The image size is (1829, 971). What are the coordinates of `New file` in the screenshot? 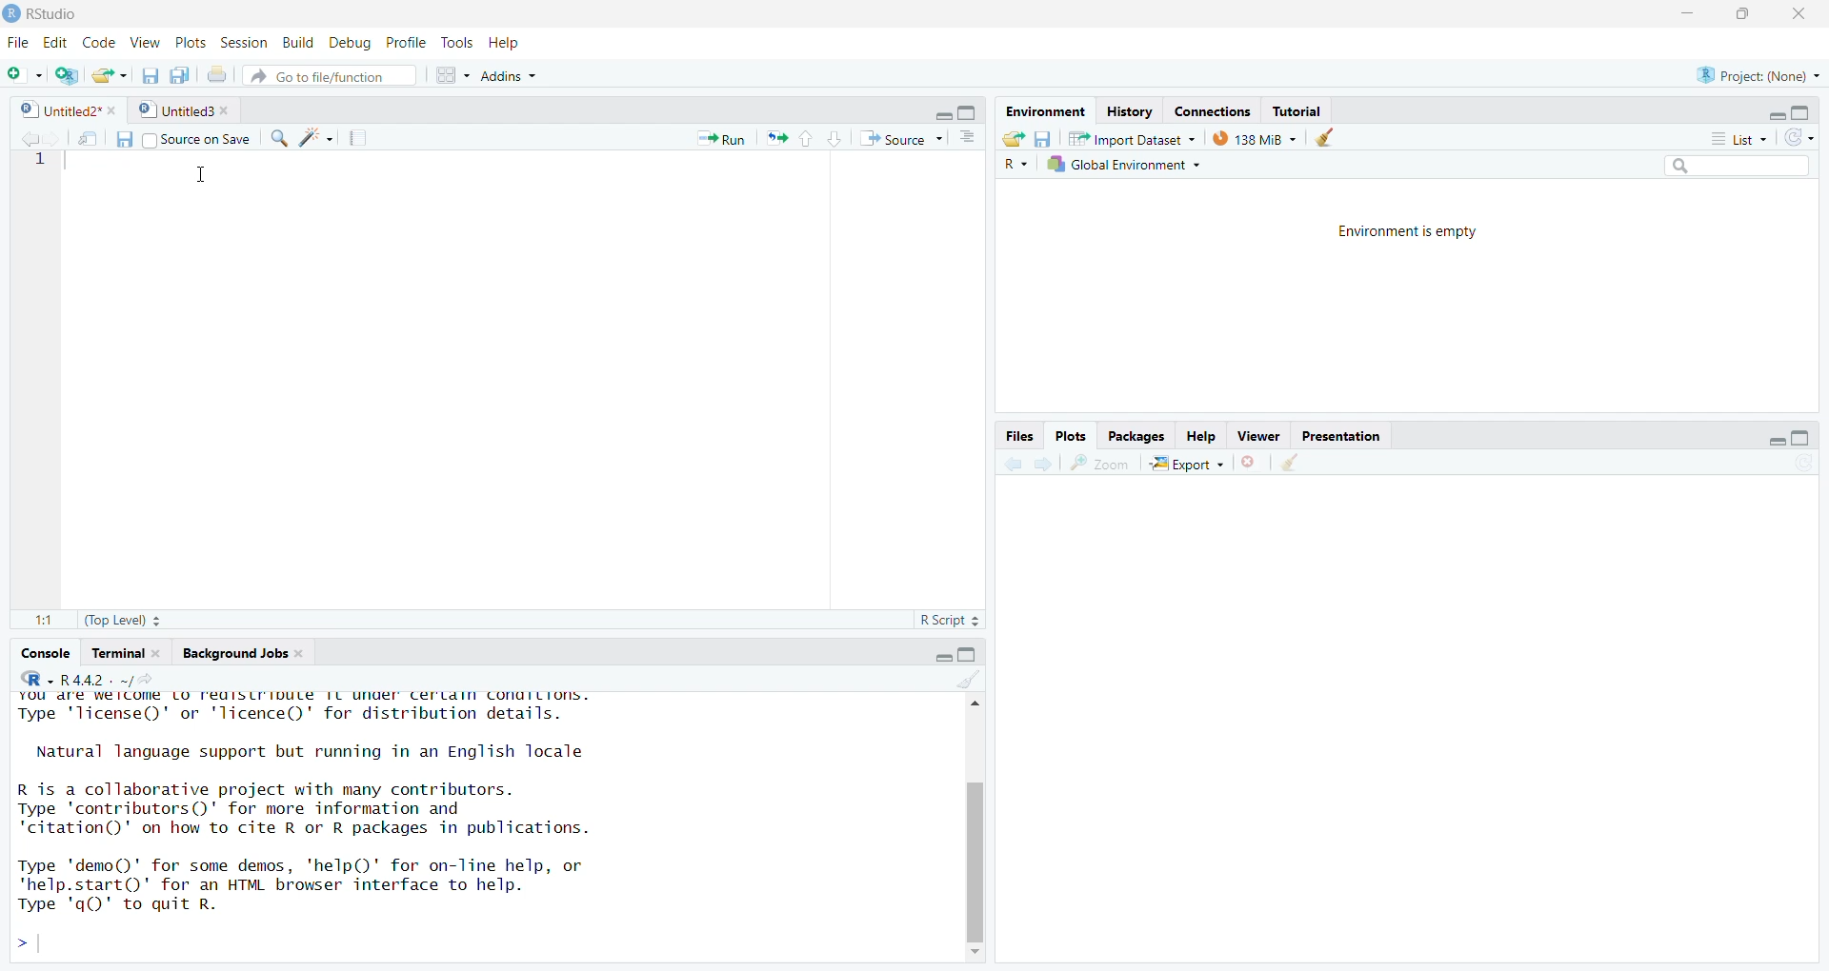 It's located at (111, 72).